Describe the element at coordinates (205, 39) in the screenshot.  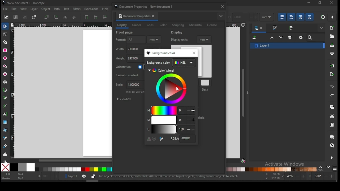
I see `mm` at that location.